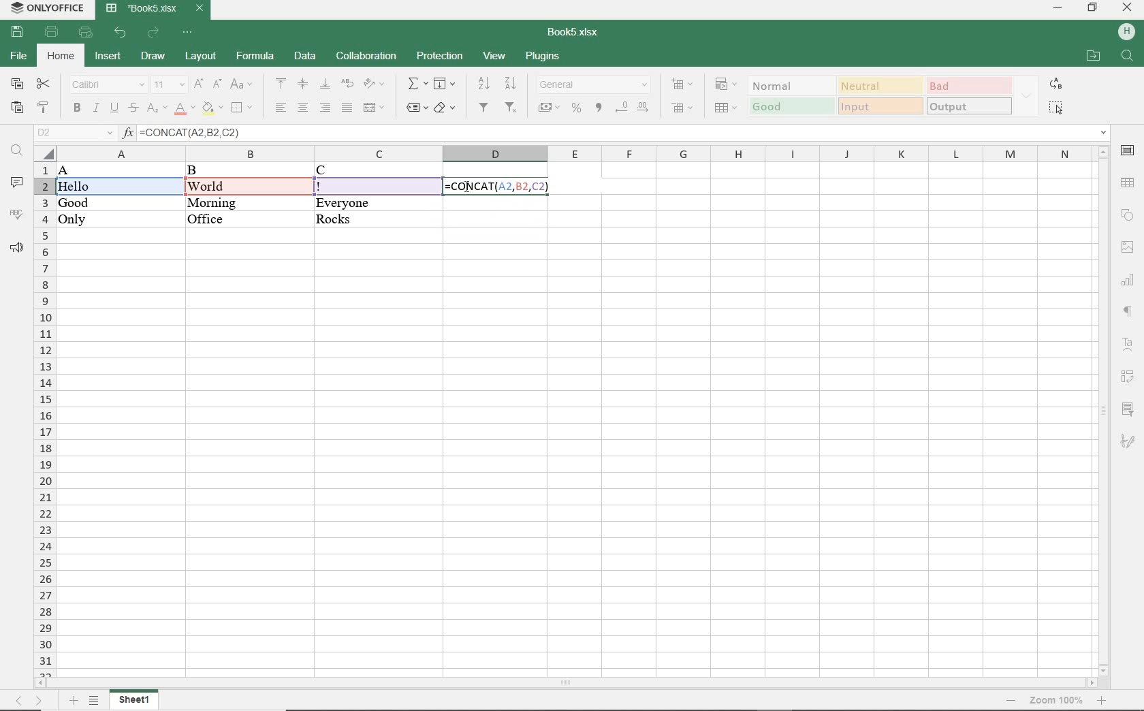 The height and width of the screenshot is (711, 1144). Describe the element at coordinates (52, 33) in the screenshot. I see `PRINT` at that location.